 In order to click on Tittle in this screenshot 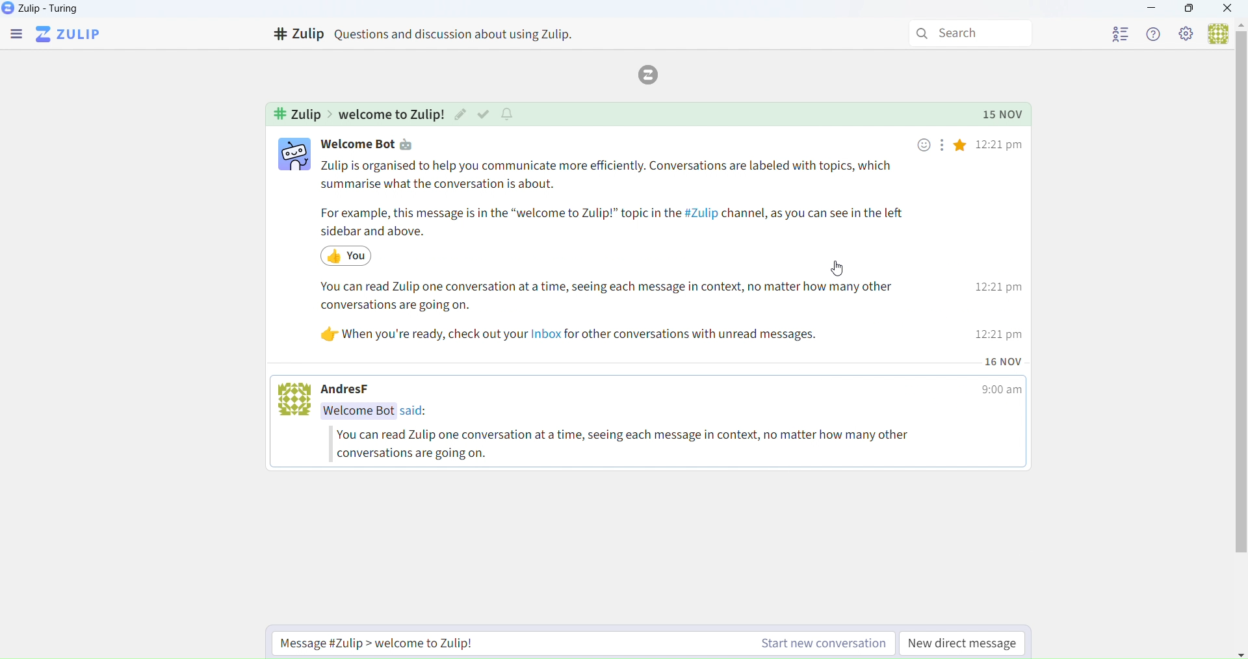, I will do `click(437, 34)`.